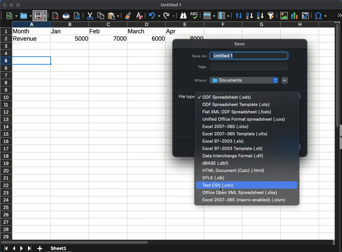 The width and height of the screenshot is (342, 252). What do you see at coordinates (233, 148) in the screenshot?
I see `Excel 97-2003 template` at bounding box center [233, 148].